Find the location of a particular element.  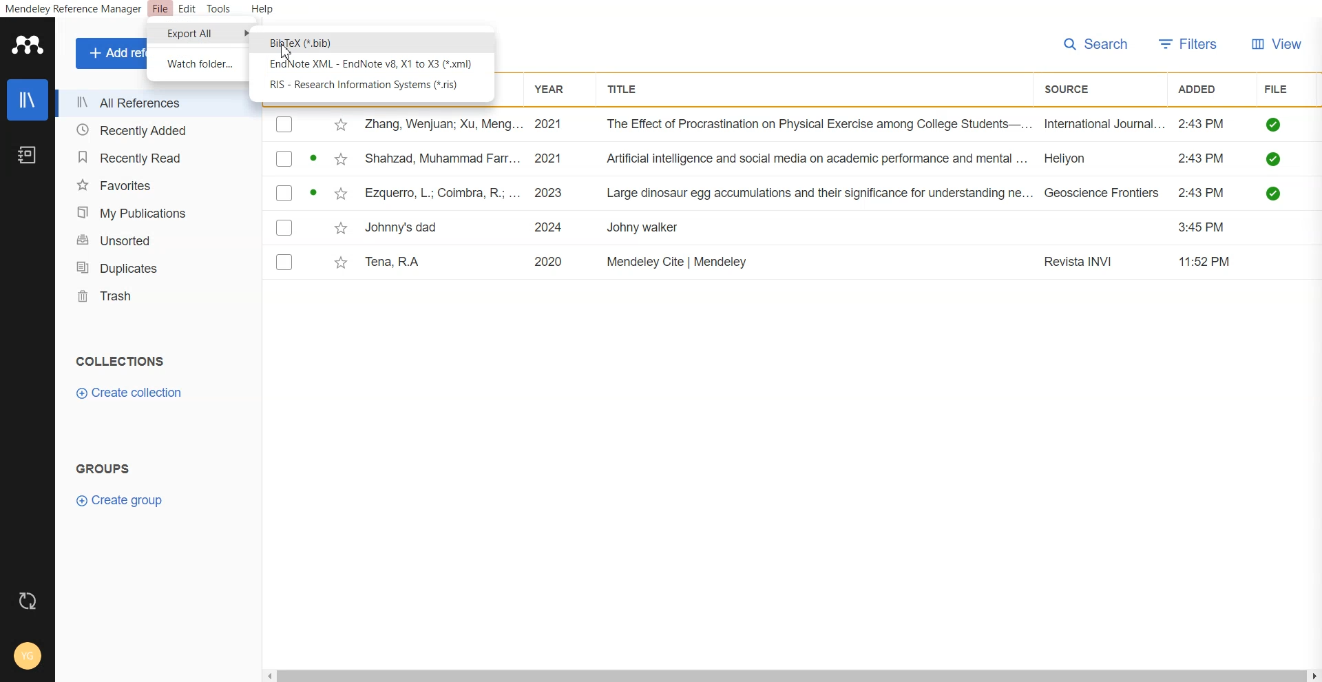

Cursor is located at coordinates (287, 51).